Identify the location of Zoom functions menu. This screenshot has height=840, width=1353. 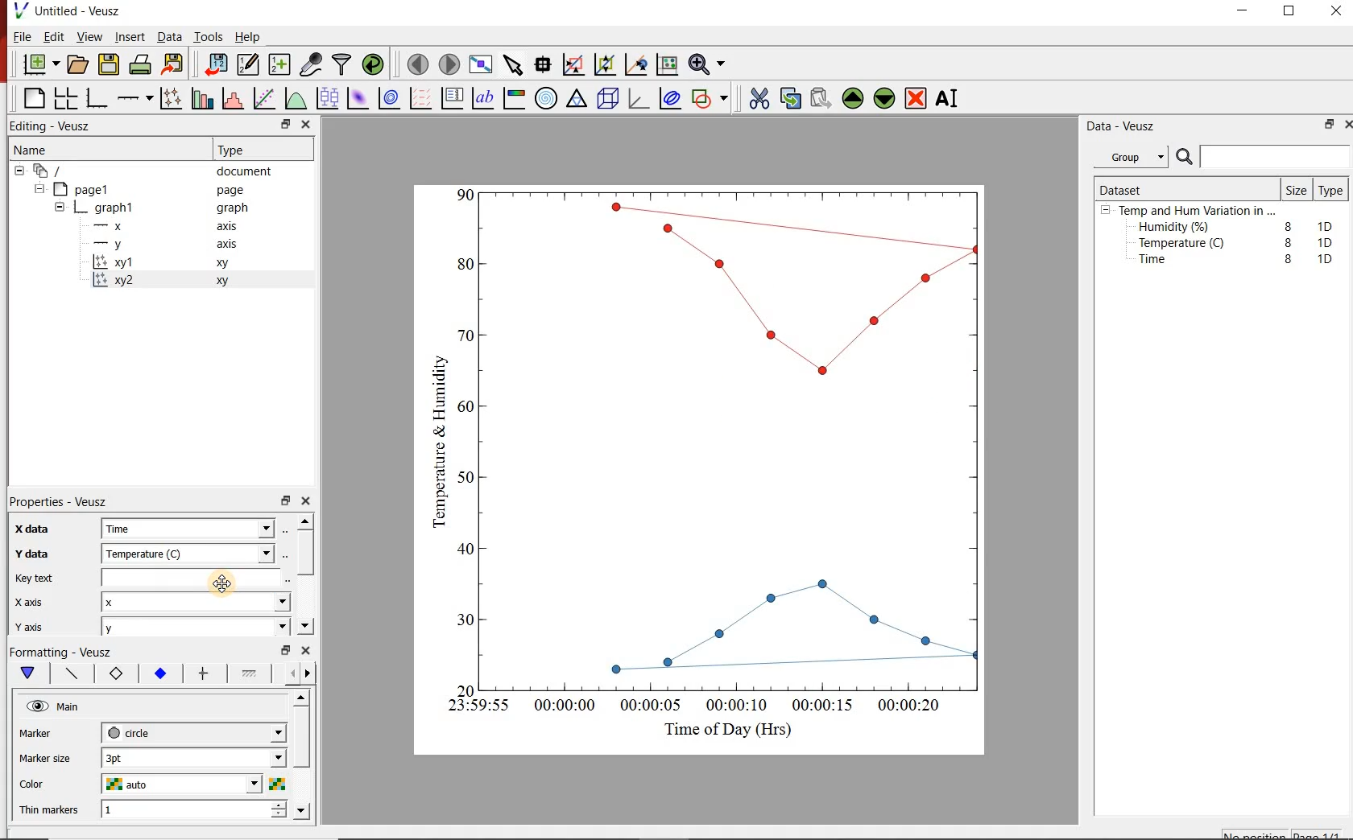
(706, 64).